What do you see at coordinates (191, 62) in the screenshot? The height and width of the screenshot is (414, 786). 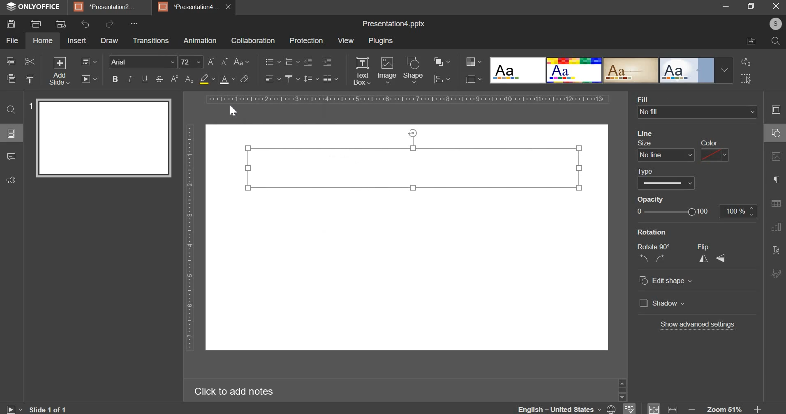 I see `font size` at bounding box center [191, 62].